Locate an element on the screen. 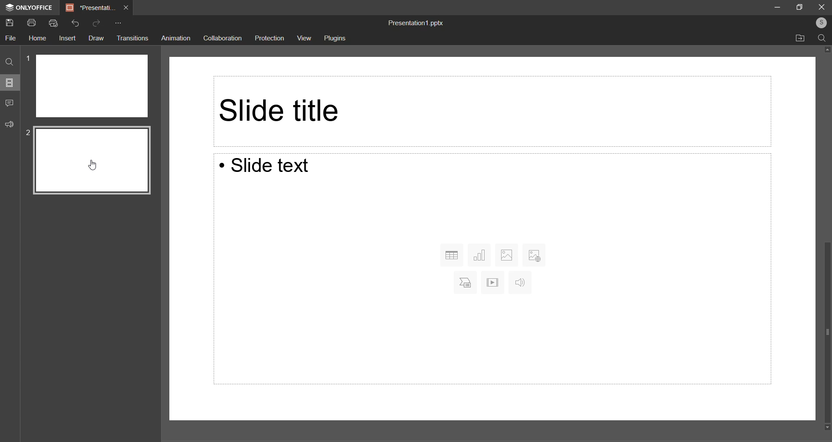 Image resolution: width=832 pixels, height=442 pixels. Table is located at coordinates (452, 255).